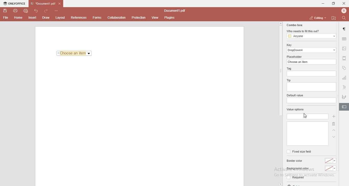 The height and width of the screenshot is (186, 349). I want to click on chart, so click(344, 79).